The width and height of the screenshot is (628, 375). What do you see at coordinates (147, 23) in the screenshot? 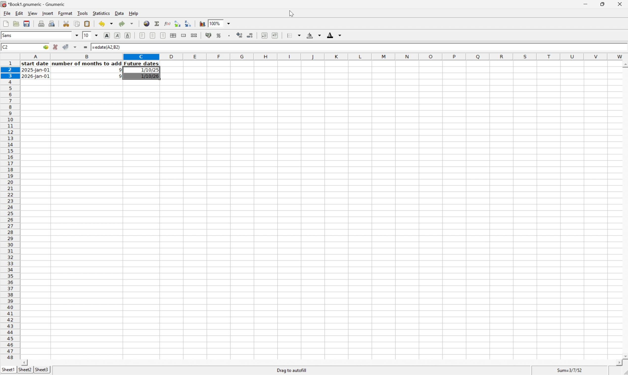
I see `Insert a hyperlink` at bounding box center [147, 23].